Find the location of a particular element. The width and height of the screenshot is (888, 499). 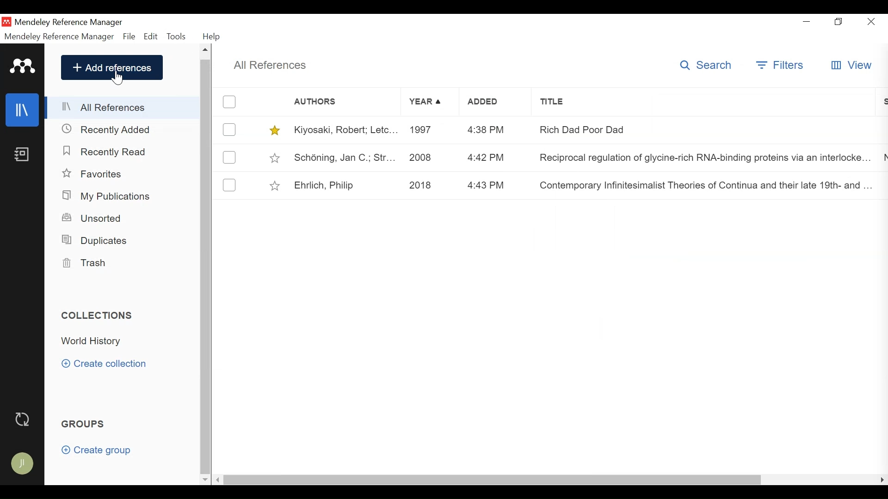

Collection is located at coordinates (95, 342).